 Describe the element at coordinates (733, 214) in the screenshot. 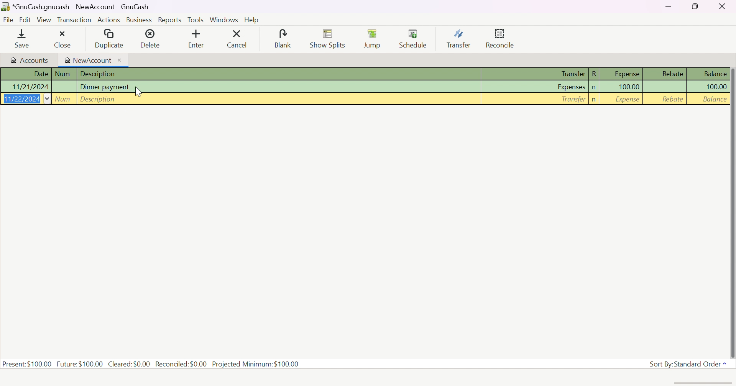

I see `Vertical slide bar` at that location.